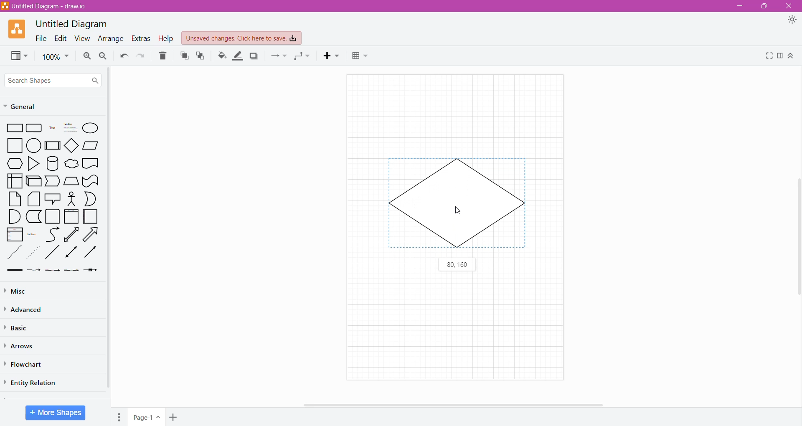 This screenshot has width=802, height=426. I want to click on Basic, so click(19, 327).